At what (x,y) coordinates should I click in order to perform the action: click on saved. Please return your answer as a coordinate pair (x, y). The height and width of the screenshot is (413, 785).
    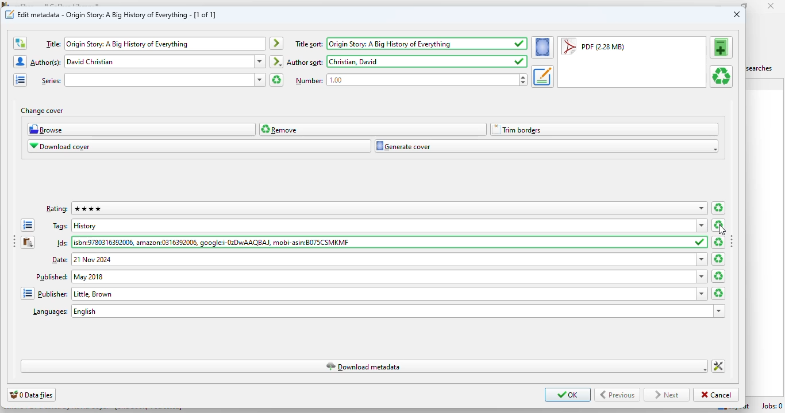
    Looking at the image, I should click on (520, 61).